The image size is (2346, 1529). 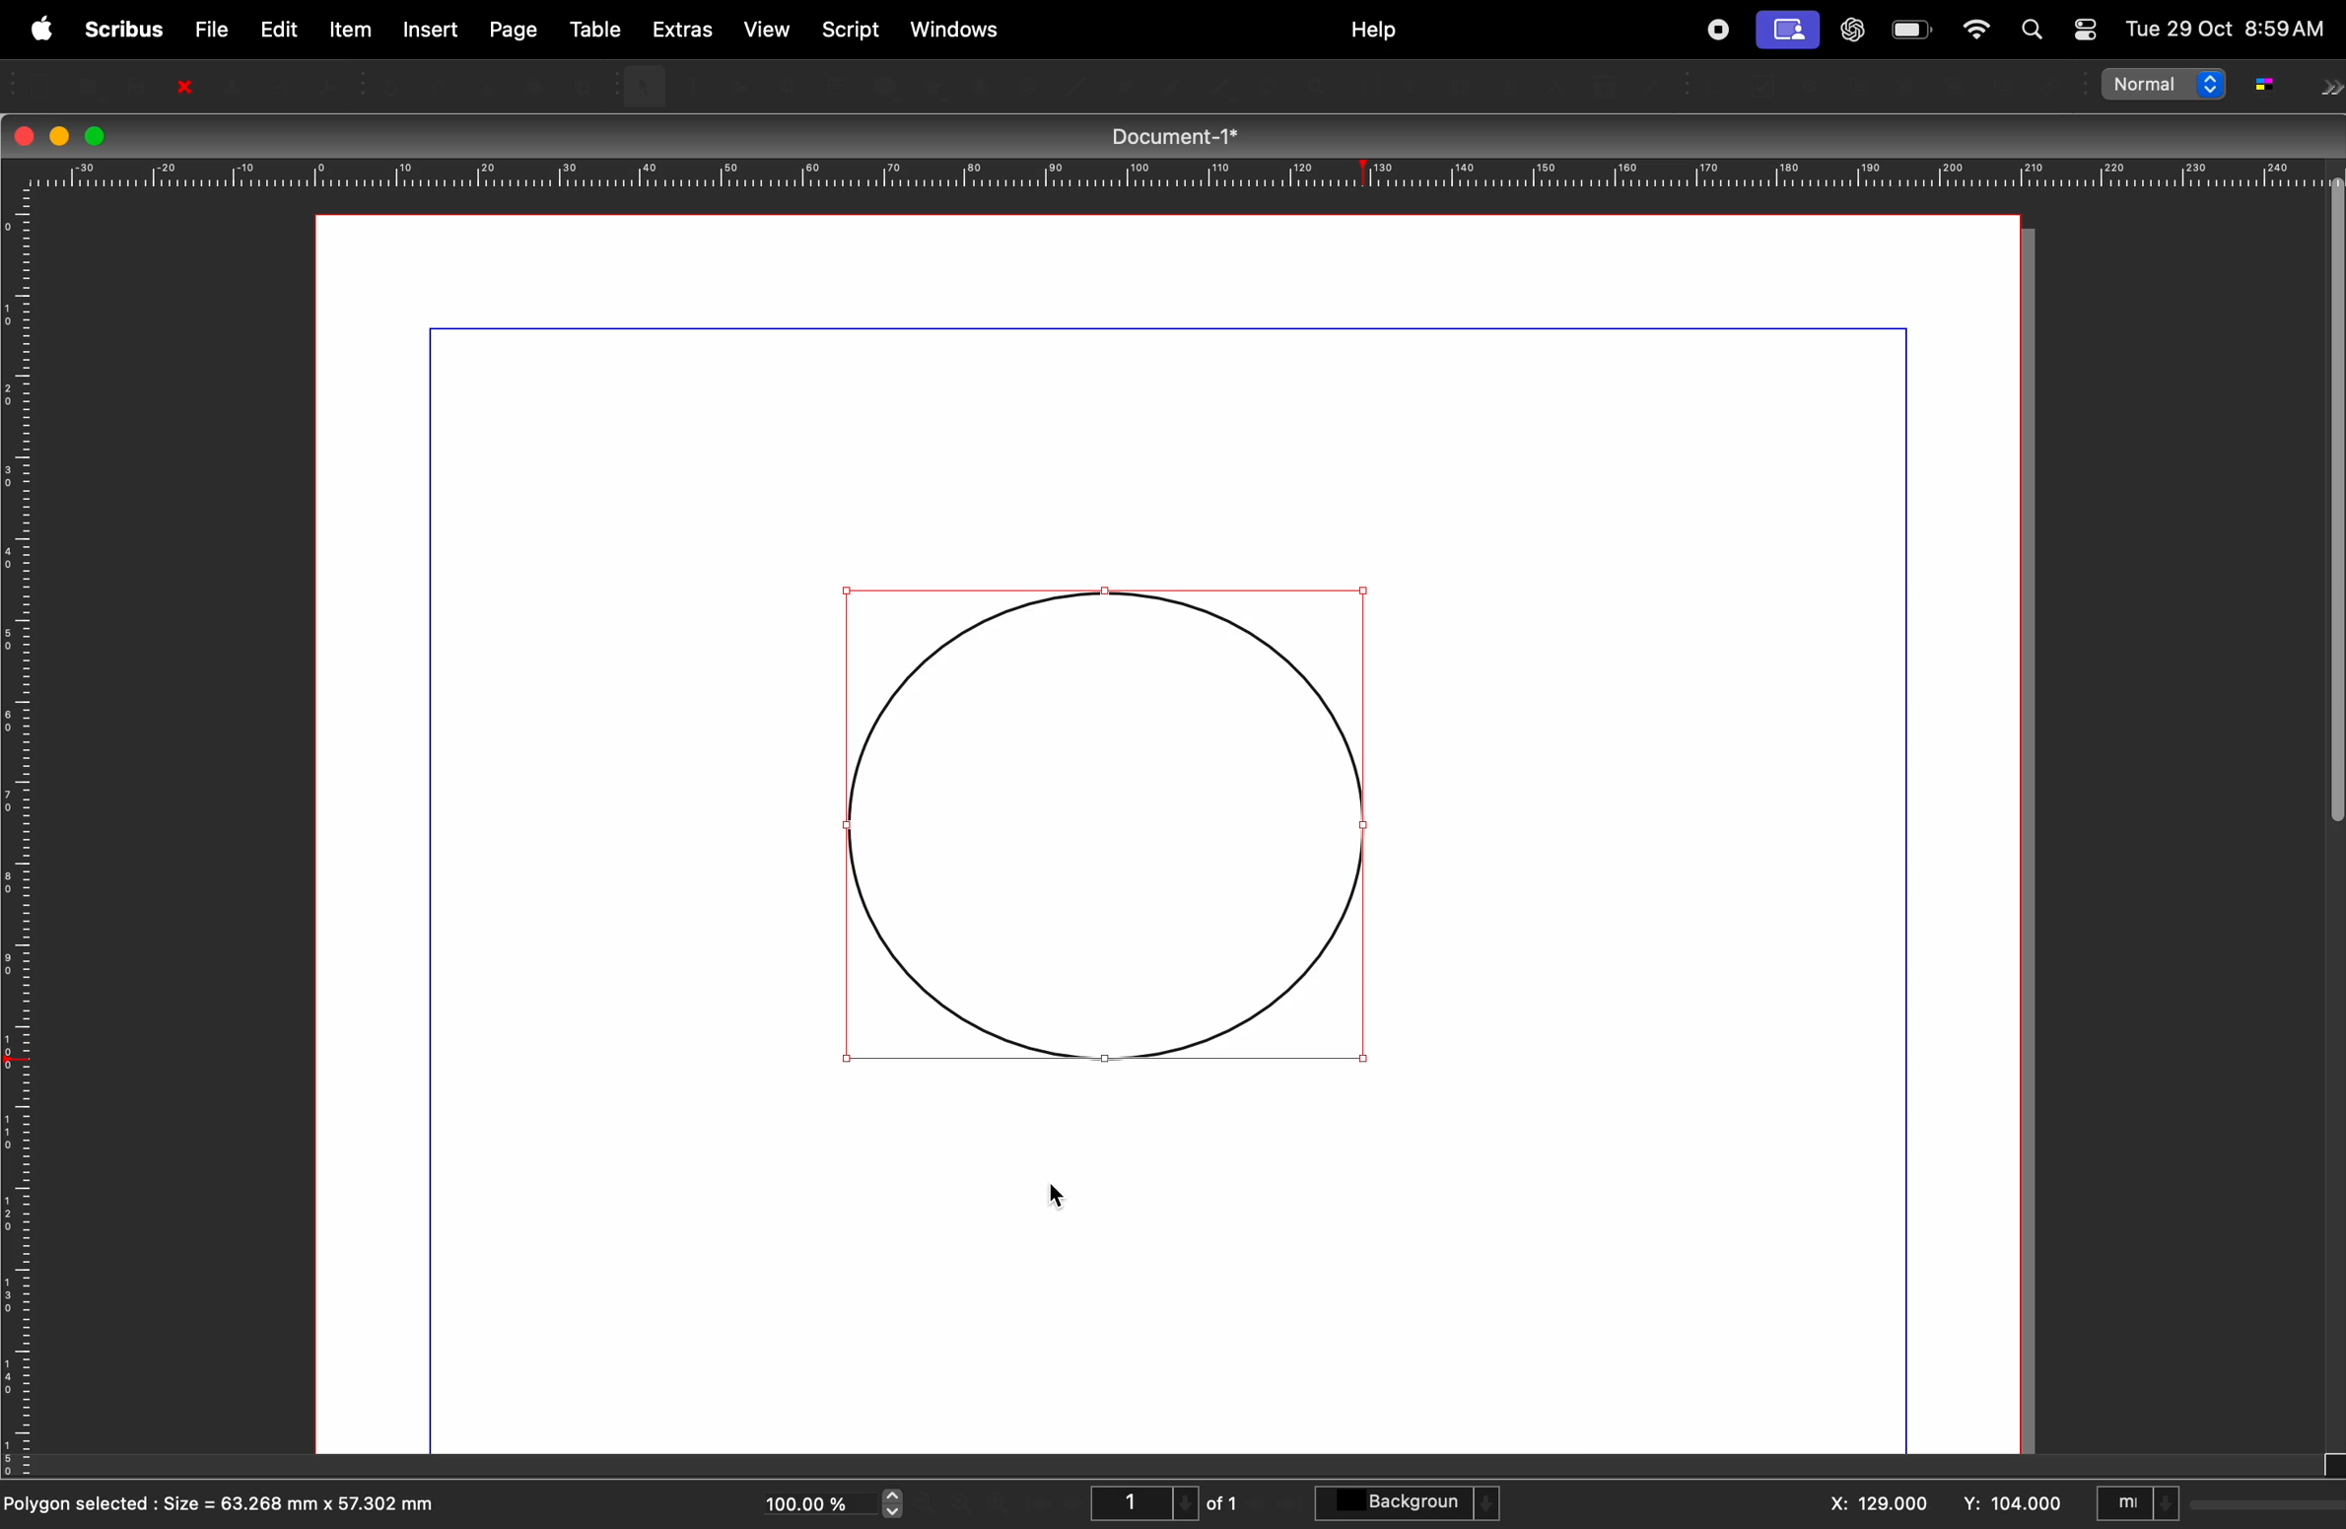 What do you see at coordinates (283, 83) in the screenshot?
I see `Preflight verifier` at bounding box center [283, 83].